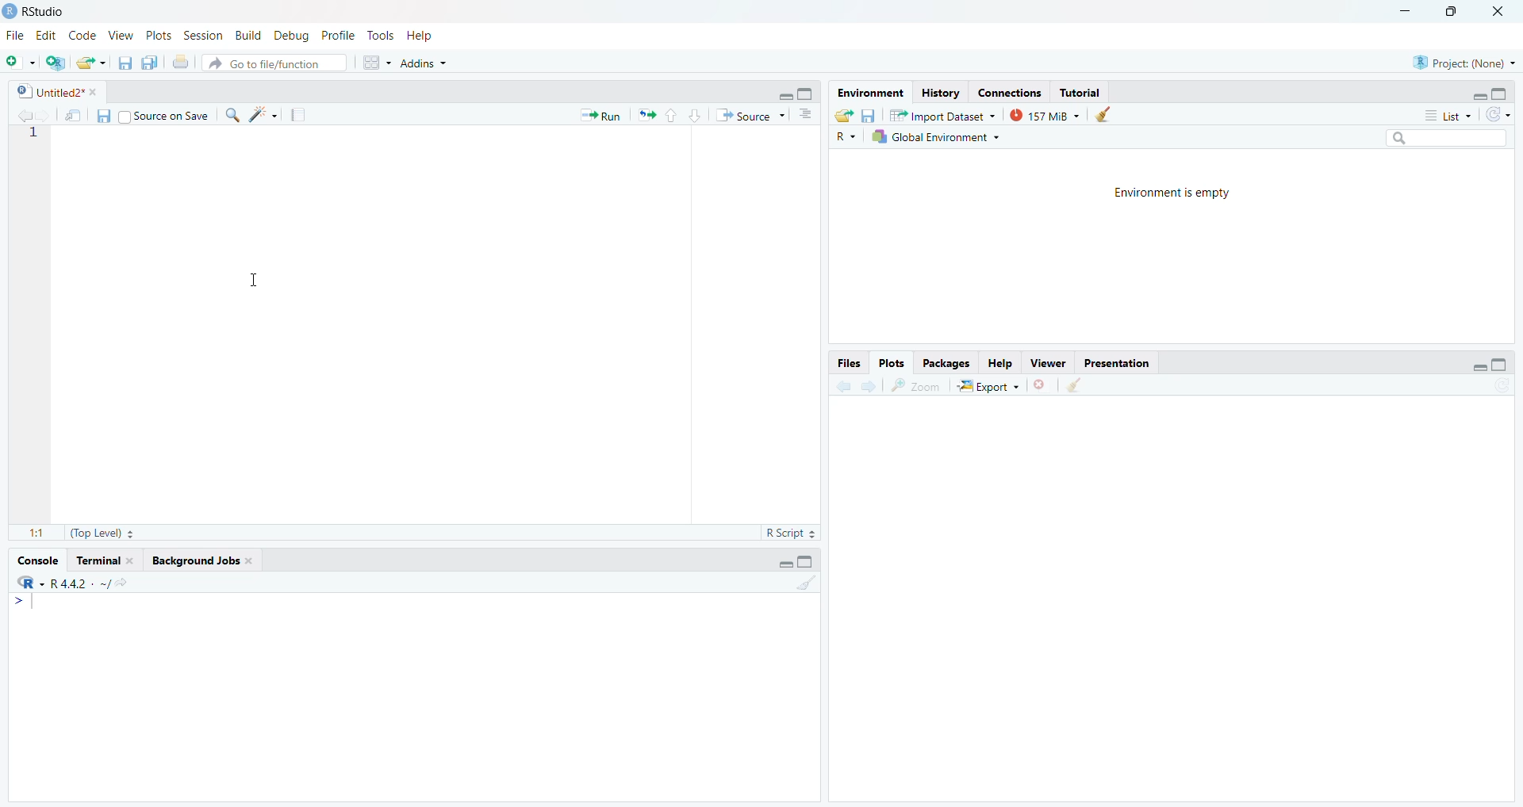  Describe the element at coordinates (1501, 93) in the screenshot. I see `maximize` at that location.